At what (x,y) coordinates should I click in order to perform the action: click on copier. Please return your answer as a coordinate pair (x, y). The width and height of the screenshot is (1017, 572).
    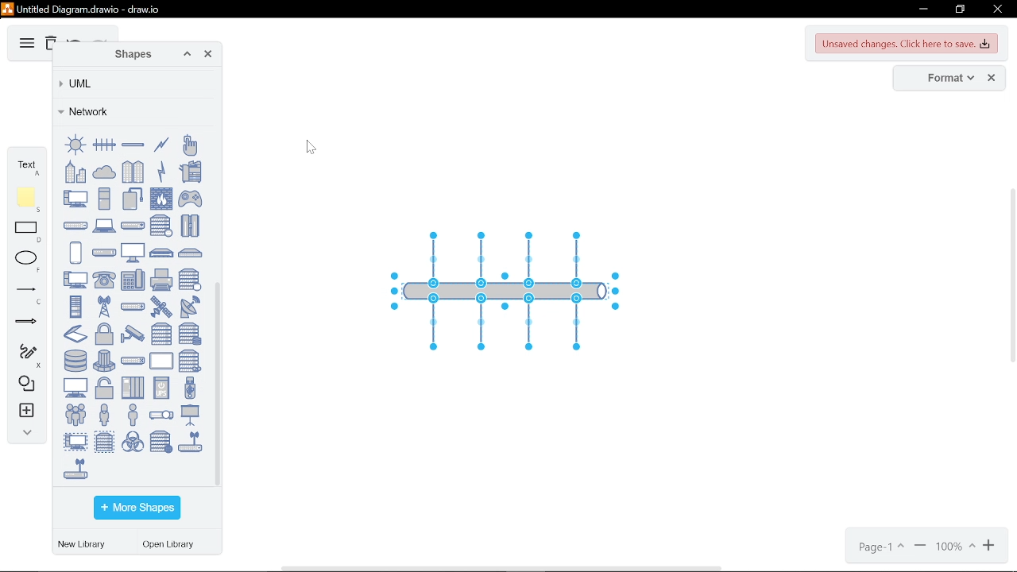
    Looking at the image, I should click on (190, 171).